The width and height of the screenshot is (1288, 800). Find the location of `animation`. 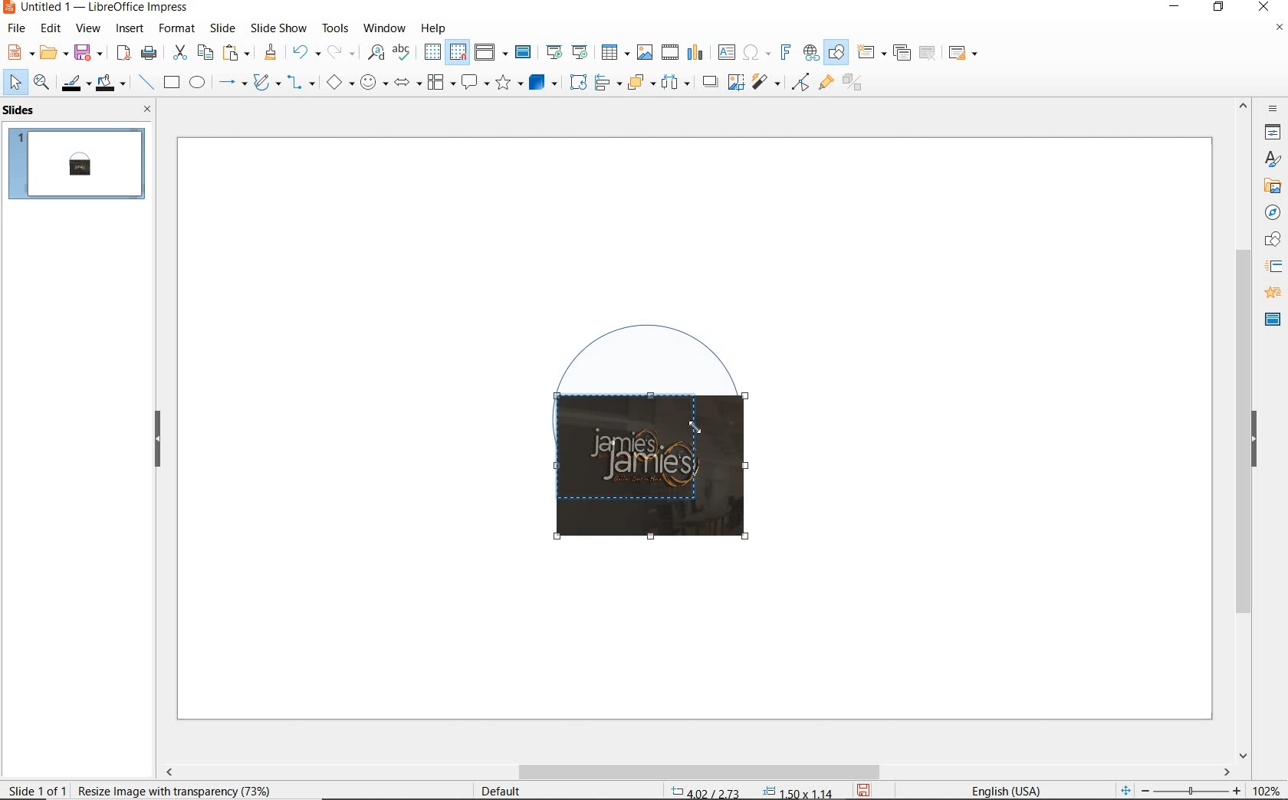

animation is located at coordinates (1270, 293).